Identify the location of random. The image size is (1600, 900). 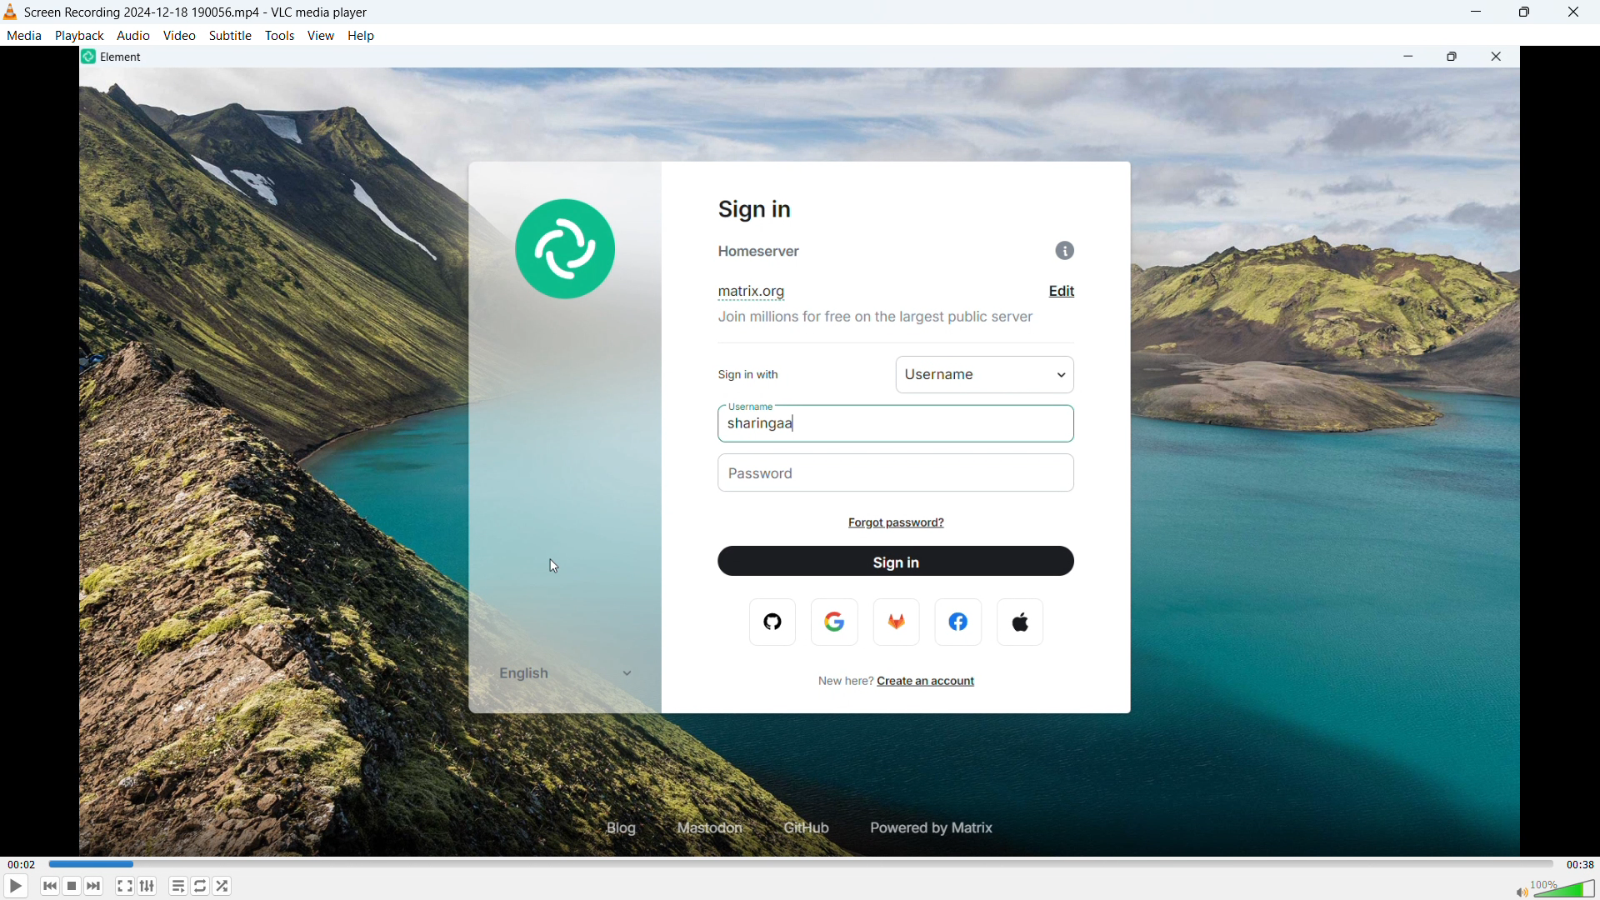
(222, 886).